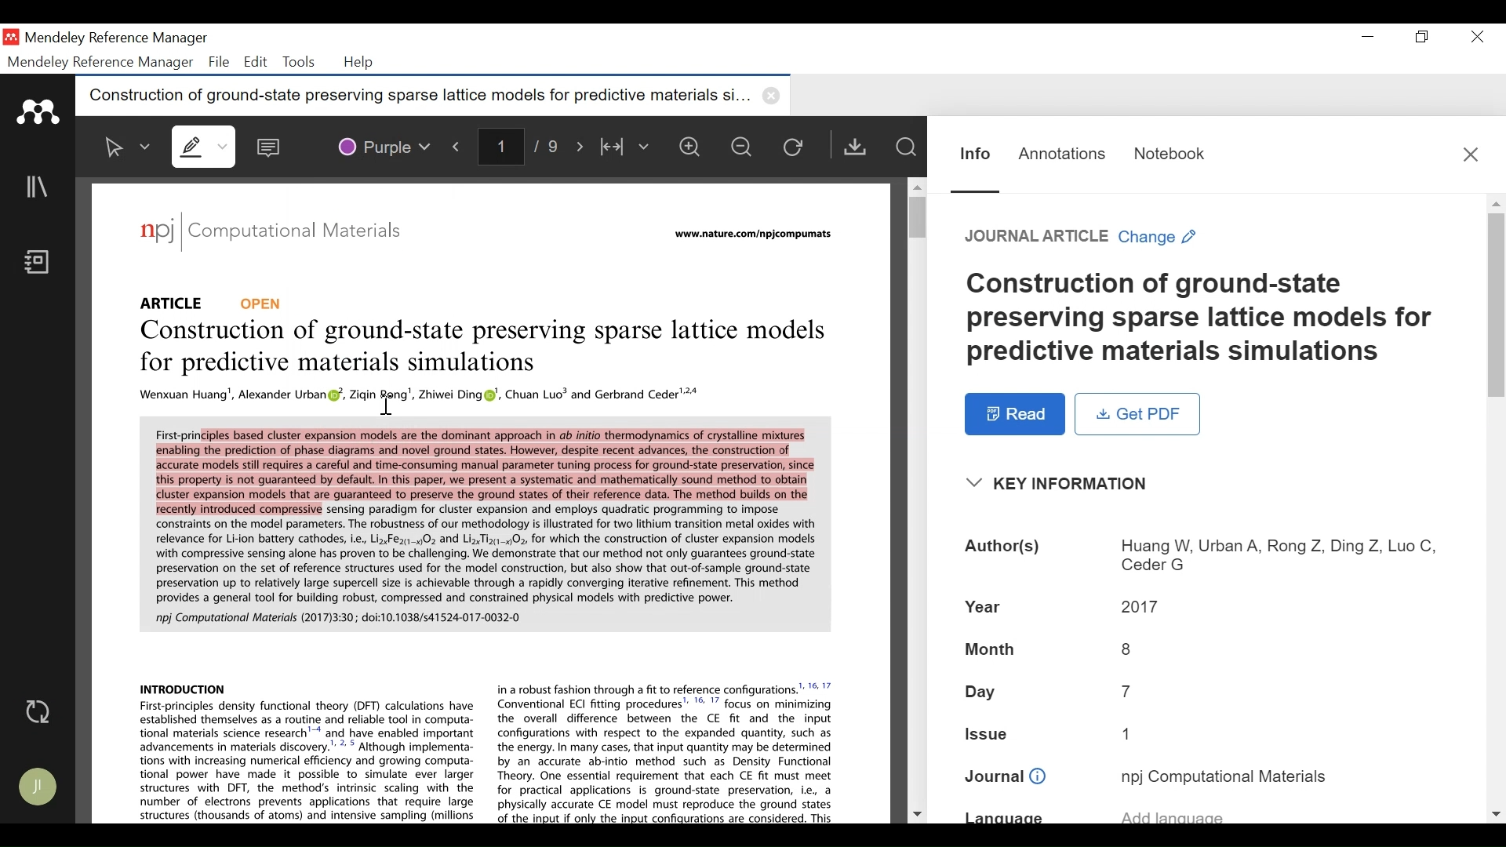 The width and height of the screenshot is (1506, 847). I want to click on Construction of ground-state preserving sparse  lattice models for predictive materials si..., so click(434, 93).